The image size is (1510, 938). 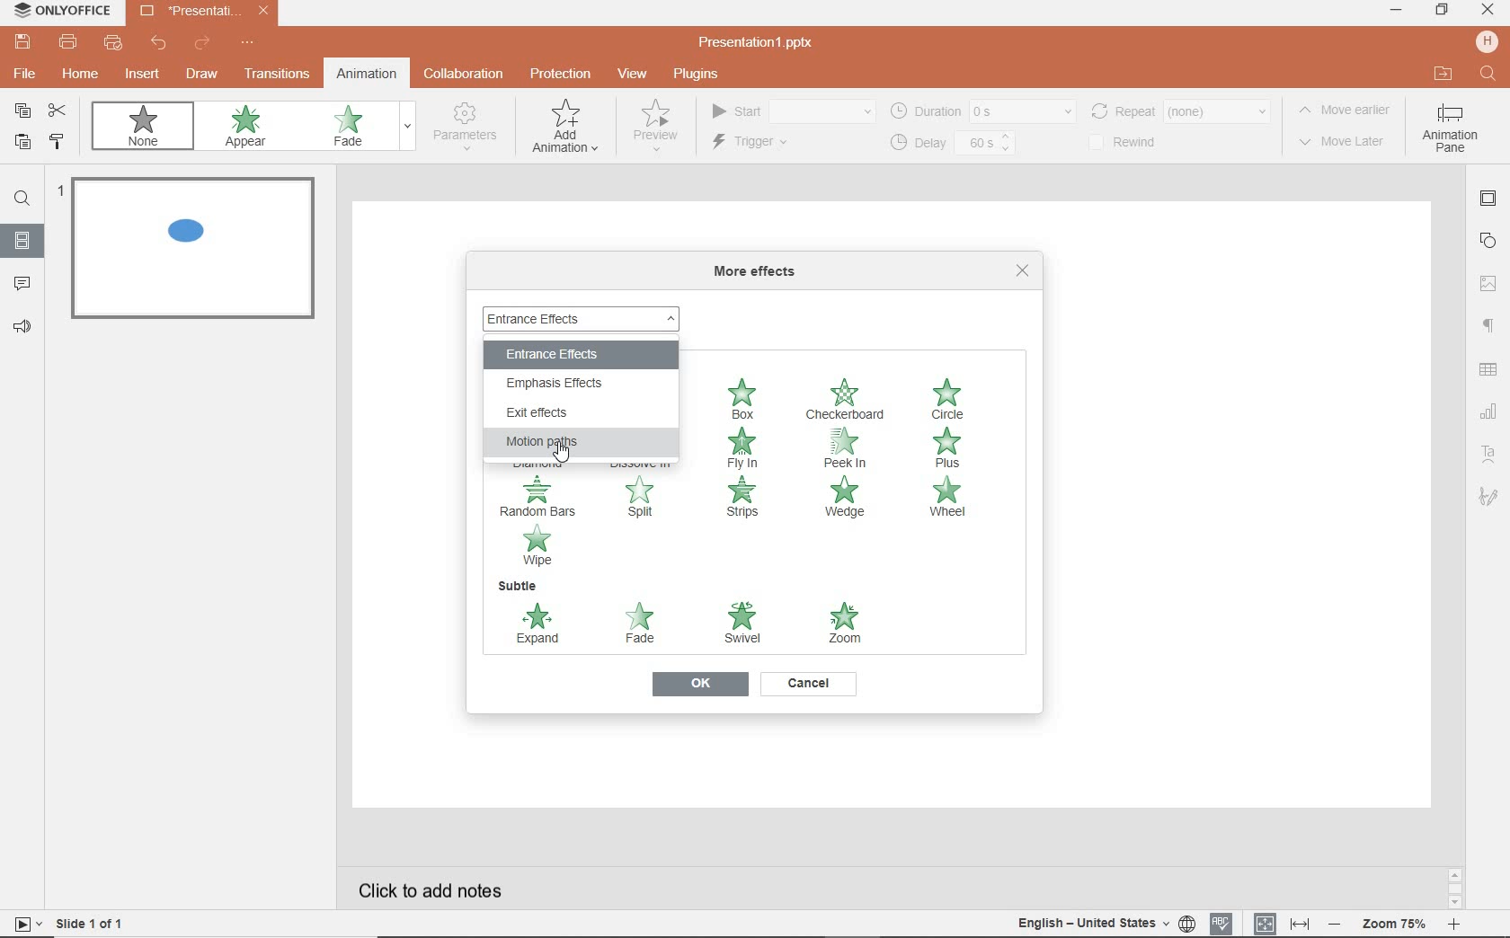 What do you see at coordinates (791, 112) in the screenshot?
I see `start` at bounding box center [791, 112].